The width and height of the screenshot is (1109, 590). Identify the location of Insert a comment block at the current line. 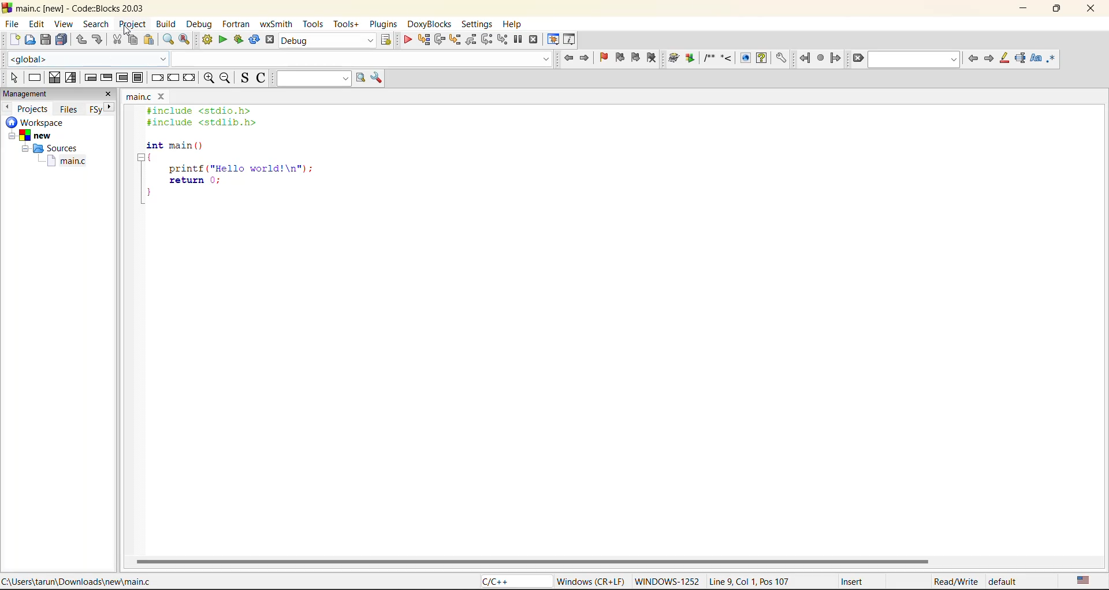
(709, 58).